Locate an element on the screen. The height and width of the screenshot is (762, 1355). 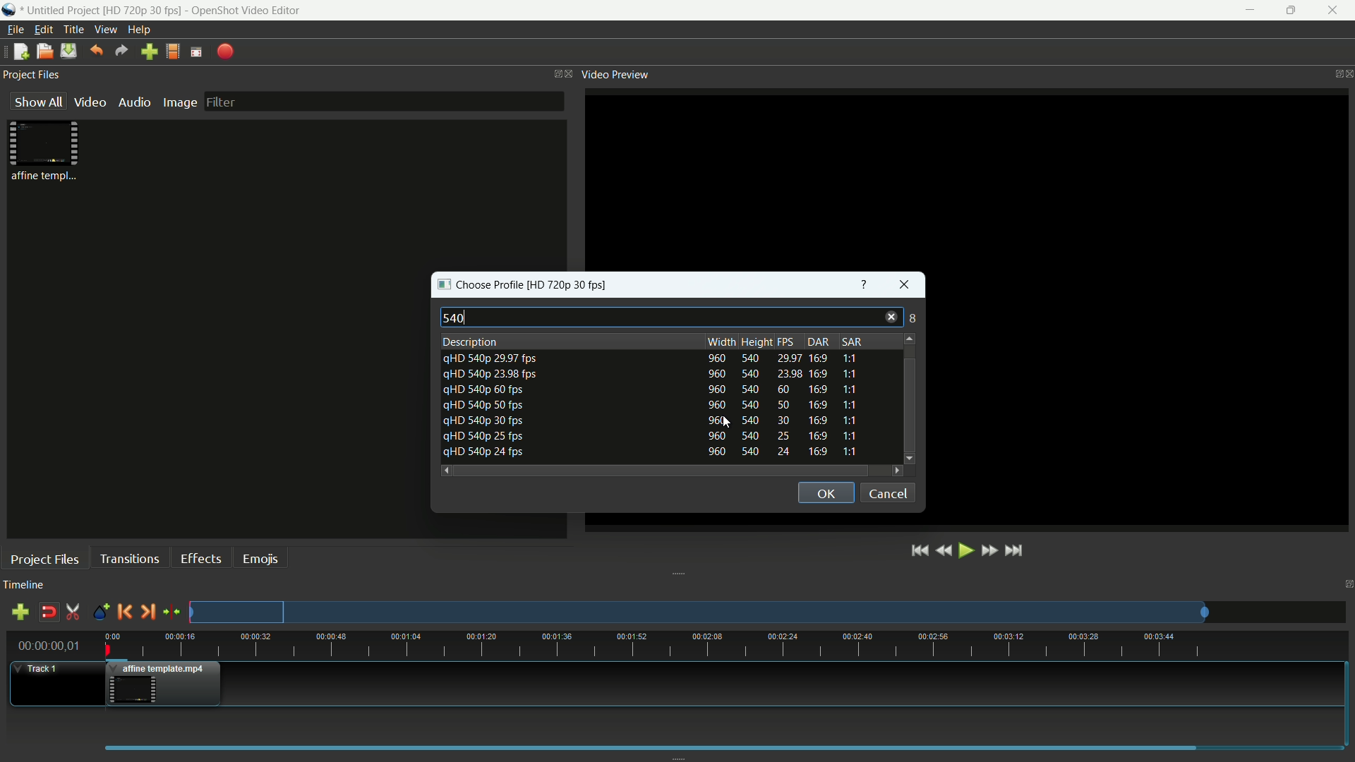
close project files is located at coordinates (570, 73).